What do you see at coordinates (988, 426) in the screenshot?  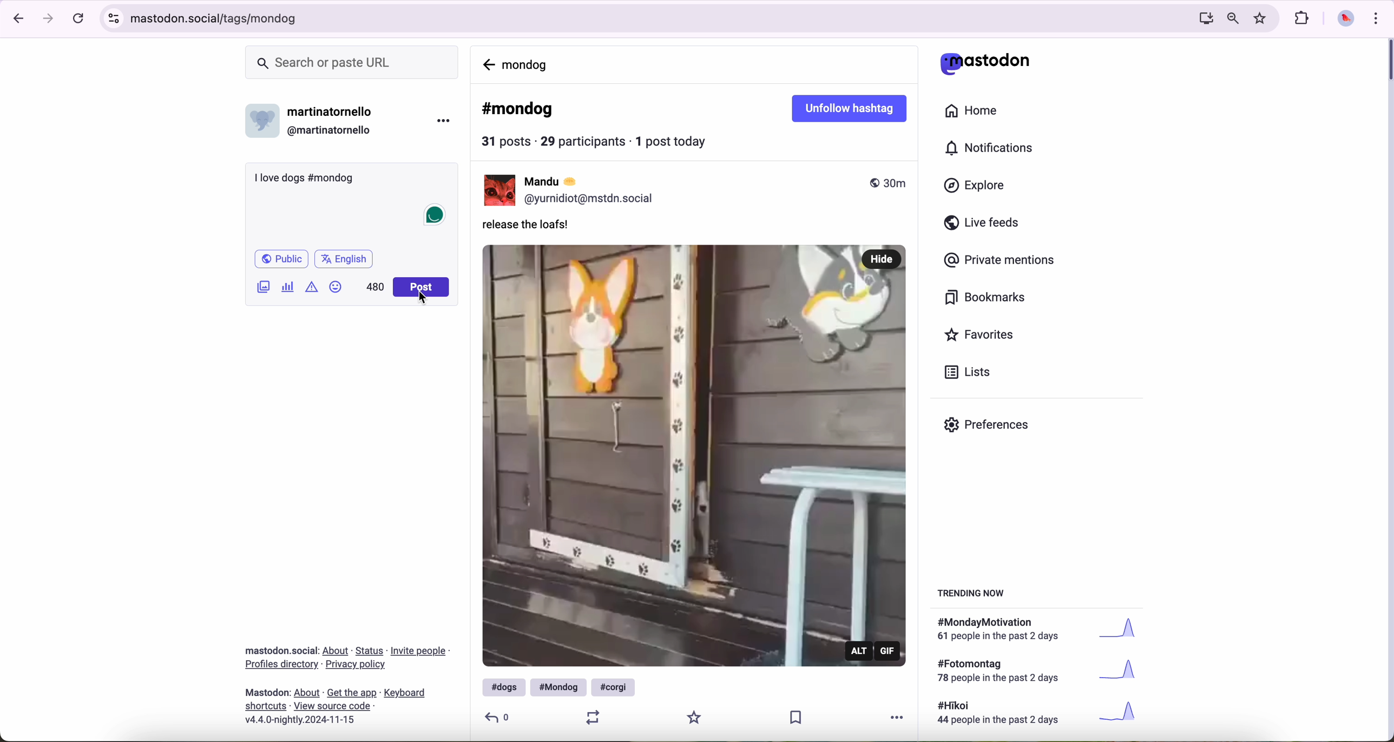 I see `preferences` at bounding box center [988, 426].